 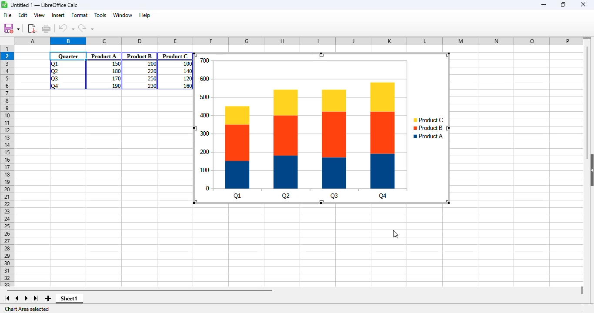 What do you see at coordinates (17, 298) in the screenshot?
I see `scroll to previous sheet` at bounding box center [17, 298].